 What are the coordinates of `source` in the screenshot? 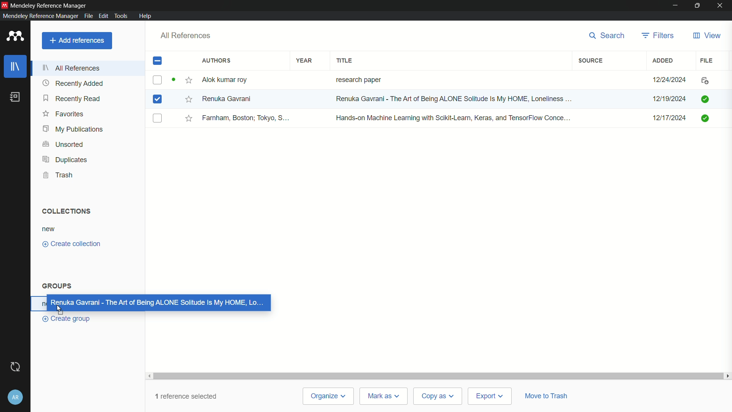 It's located at (590, 61).